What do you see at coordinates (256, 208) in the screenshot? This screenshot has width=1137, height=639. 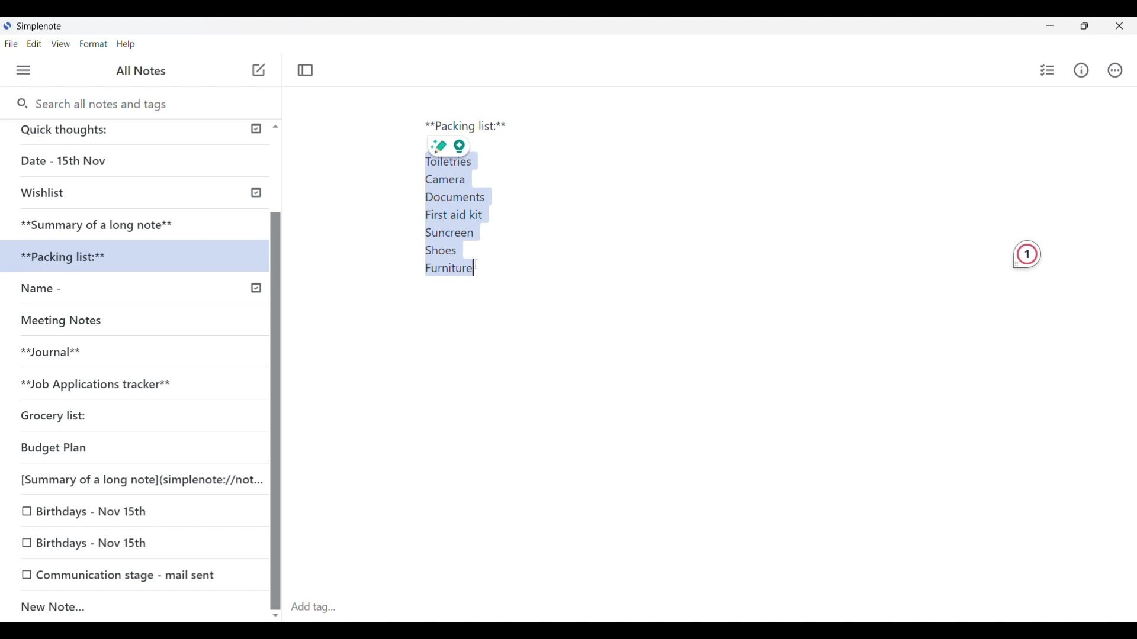 I see `Check icon indicating published notes` at bounding box center [256, 208].